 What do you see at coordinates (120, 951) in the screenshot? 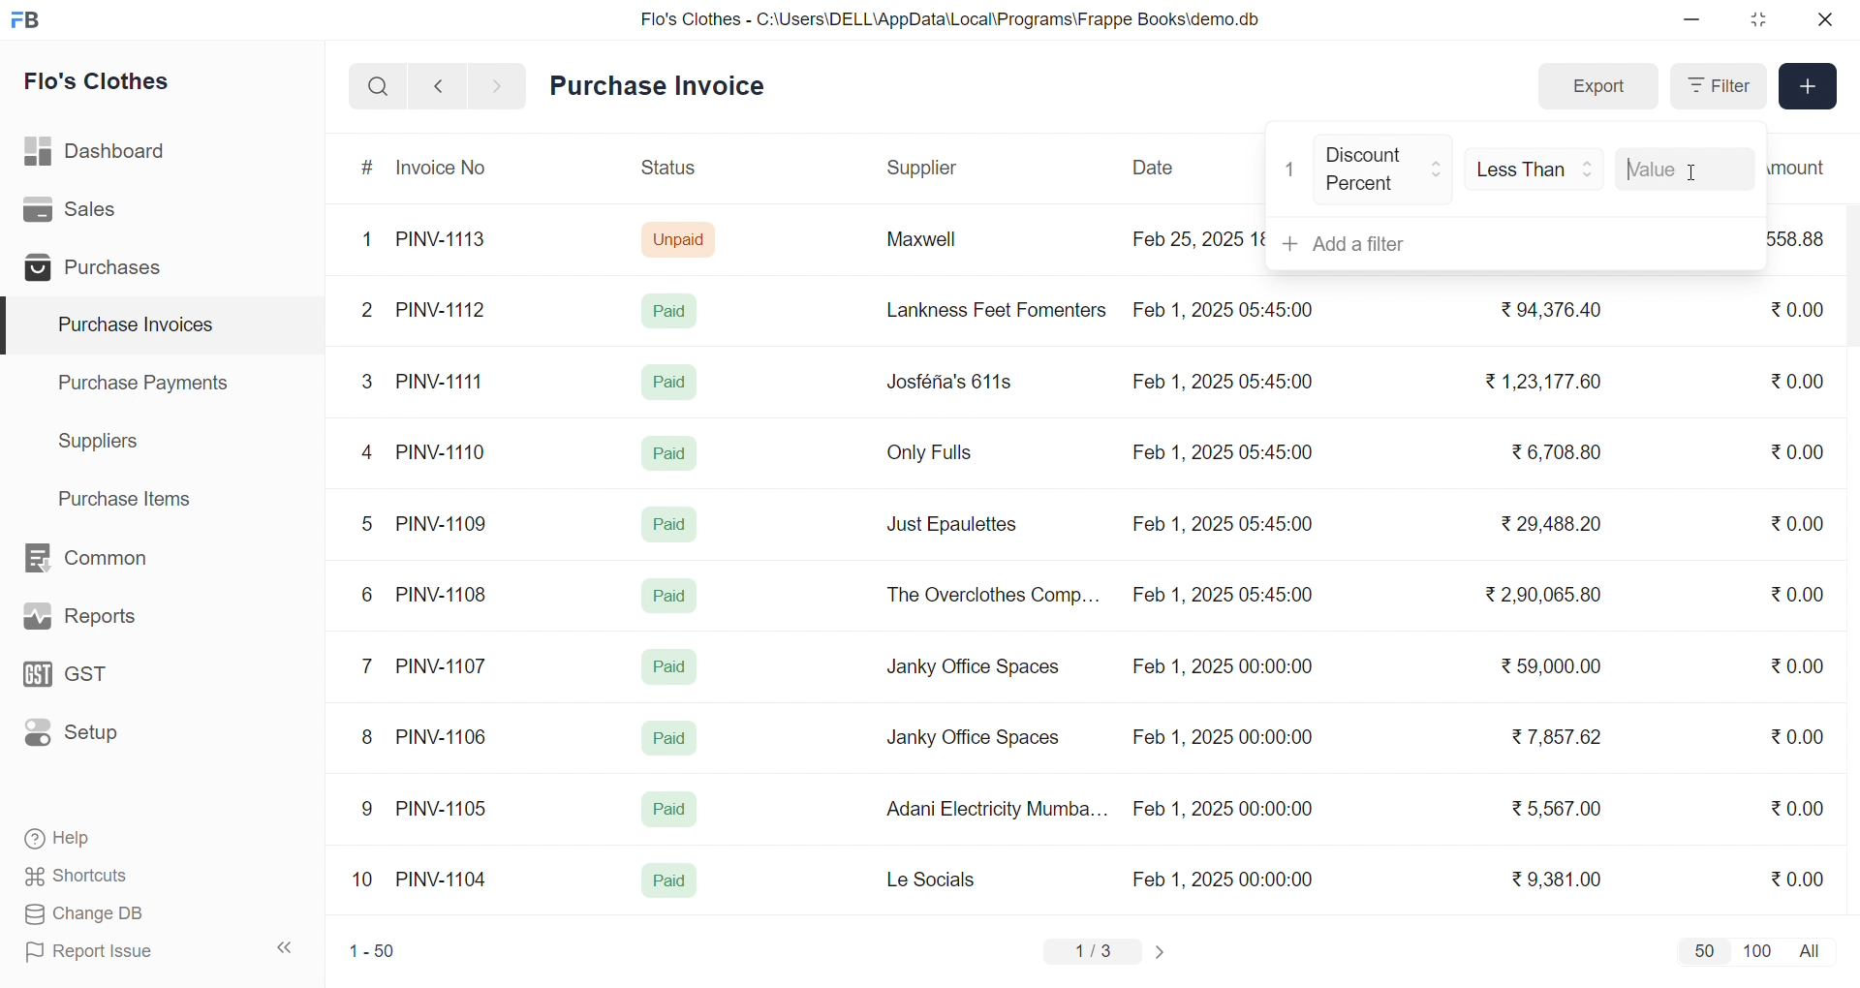
I see `Report Issue` at bounding box center [120, 951].